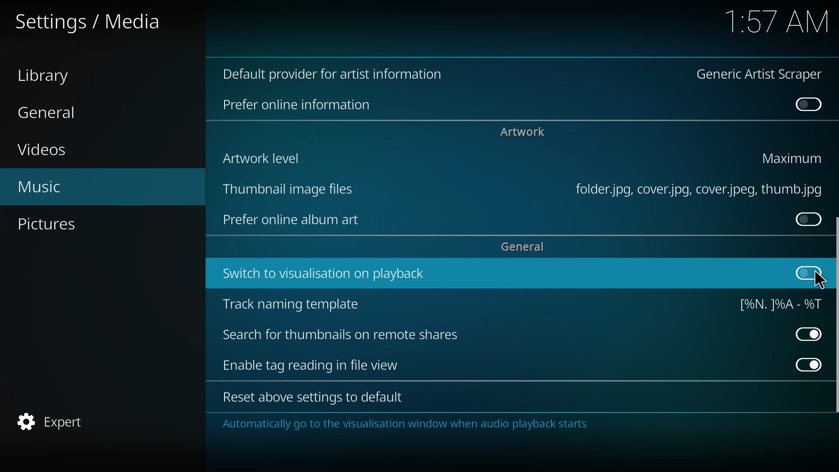 This screenshot has width=839, height=472. What do you see at coordinates (338, 74) in the screenshot?
I see `default` at bounding box center [338, 74].